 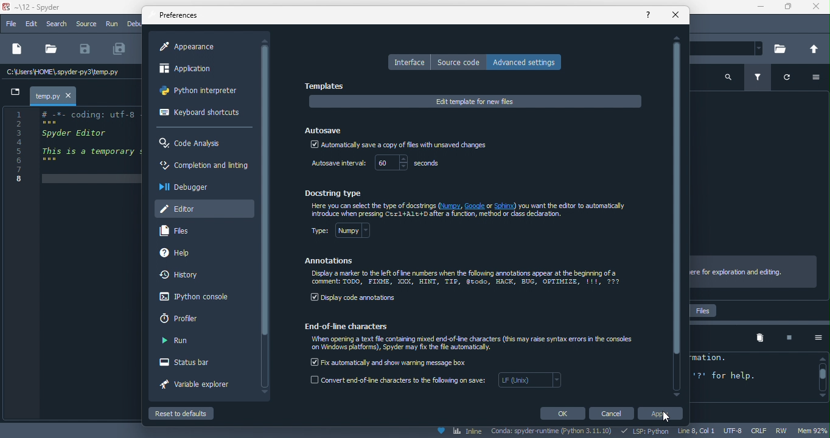 What do you see at coordinates (475, 344) in the screenshot?
I see `text of end of line characters` at bounding box center [475, 344].